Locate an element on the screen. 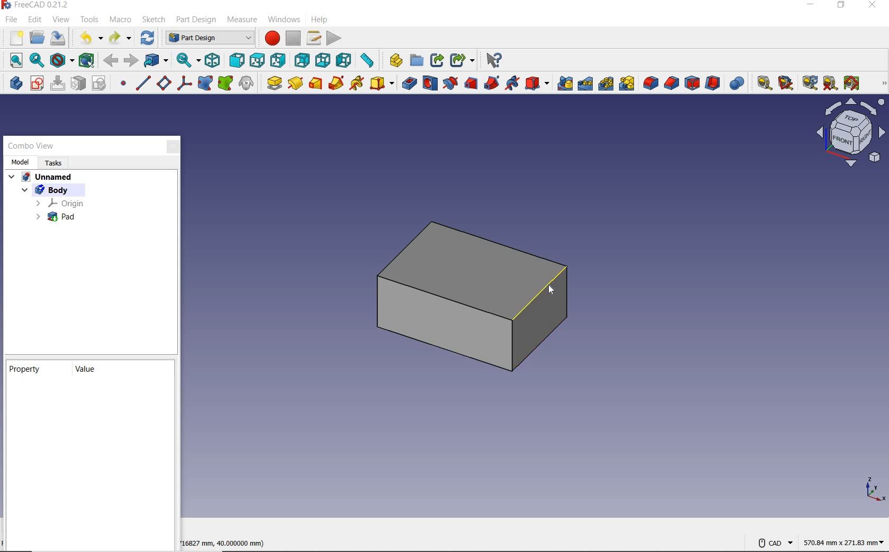 The height and width of the screenshot is (552, 889). create a sub object shaped binder is located at coordinates (225, 83).